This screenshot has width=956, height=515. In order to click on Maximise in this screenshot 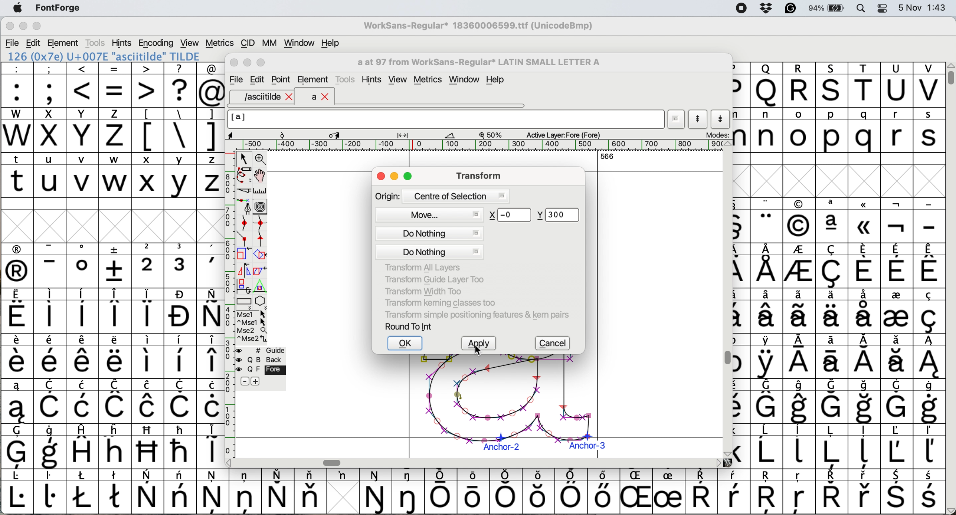, I will do `click(262, 63)`.